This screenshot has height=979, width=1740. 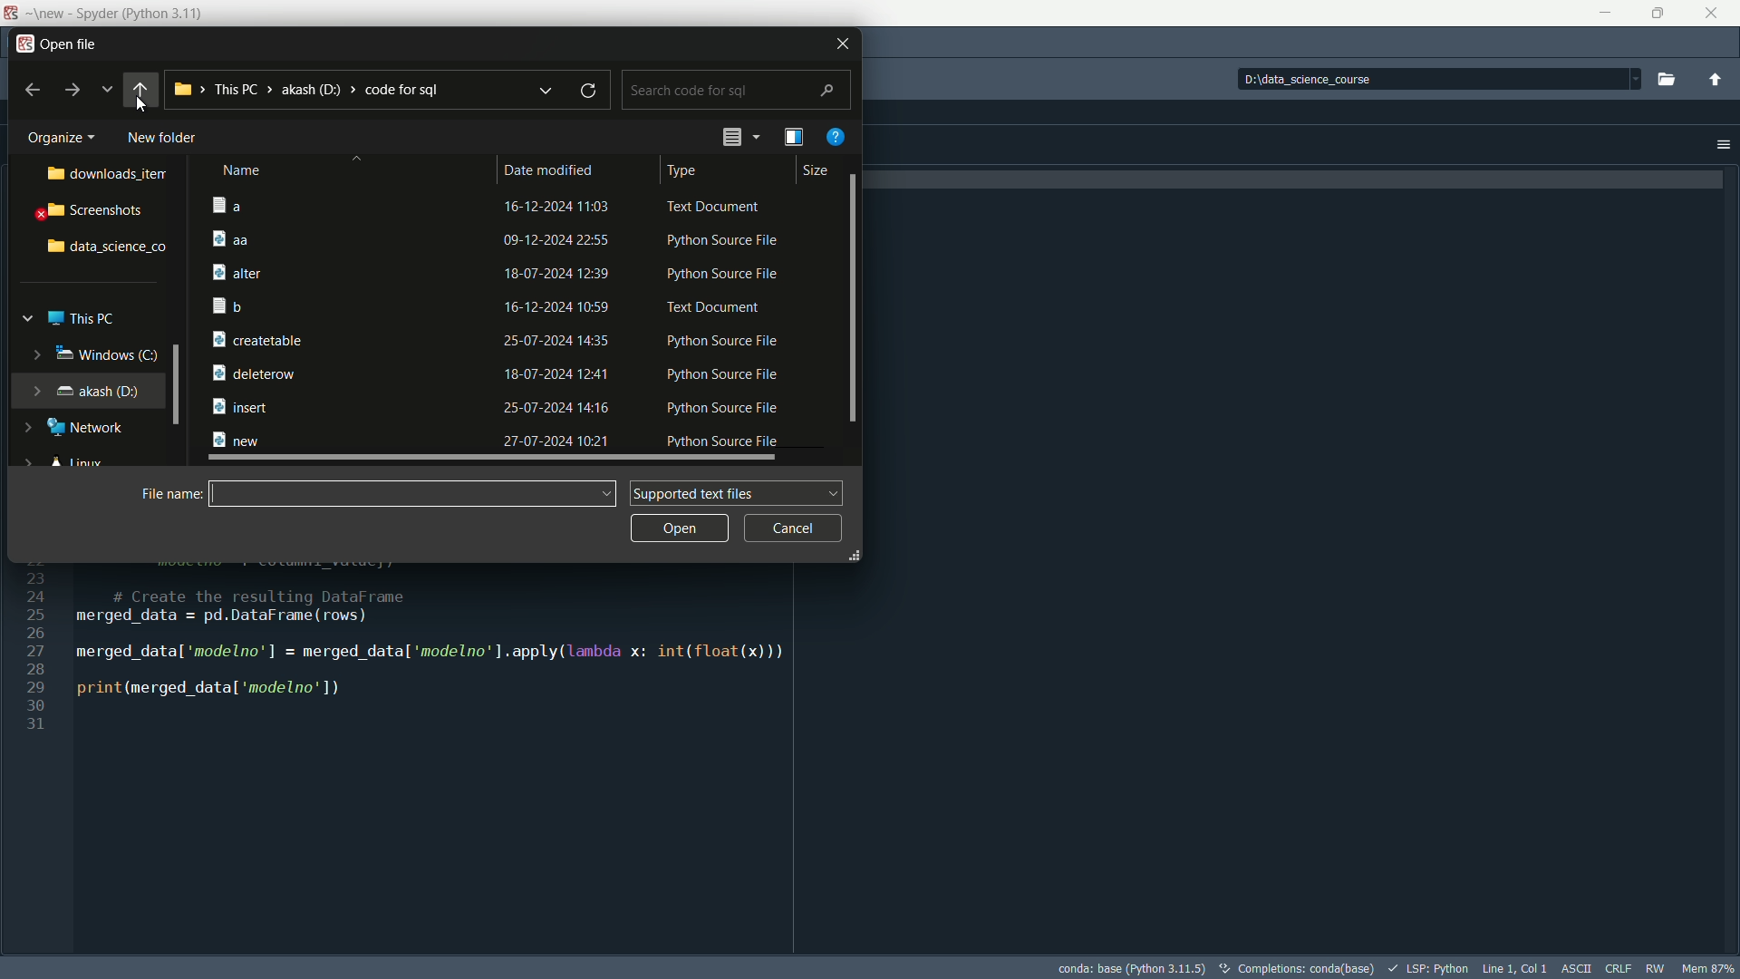 I want to click on refresh, so click(x=592, y=92).